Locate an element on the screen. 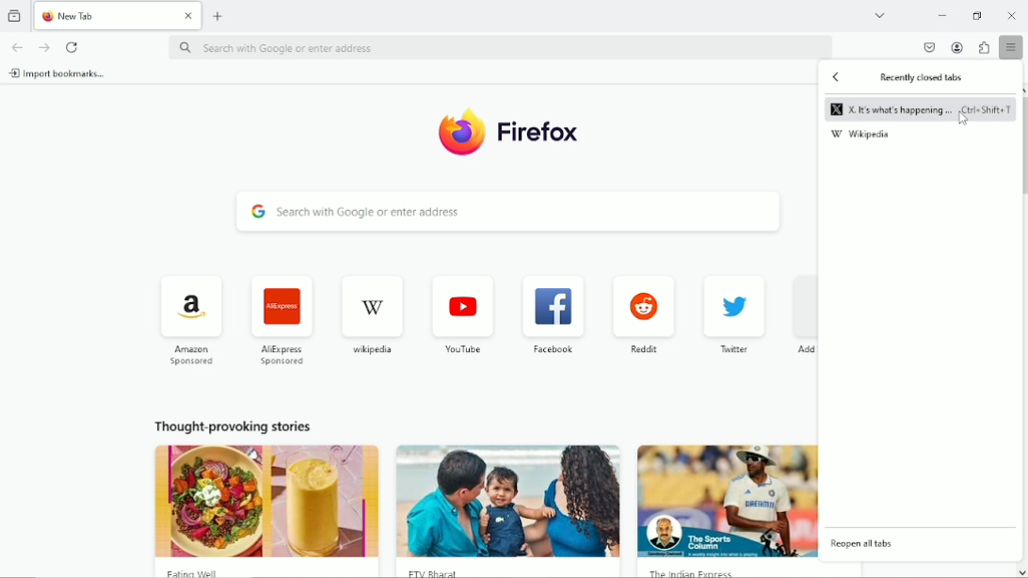  icon is located at coordinates (644, 306).